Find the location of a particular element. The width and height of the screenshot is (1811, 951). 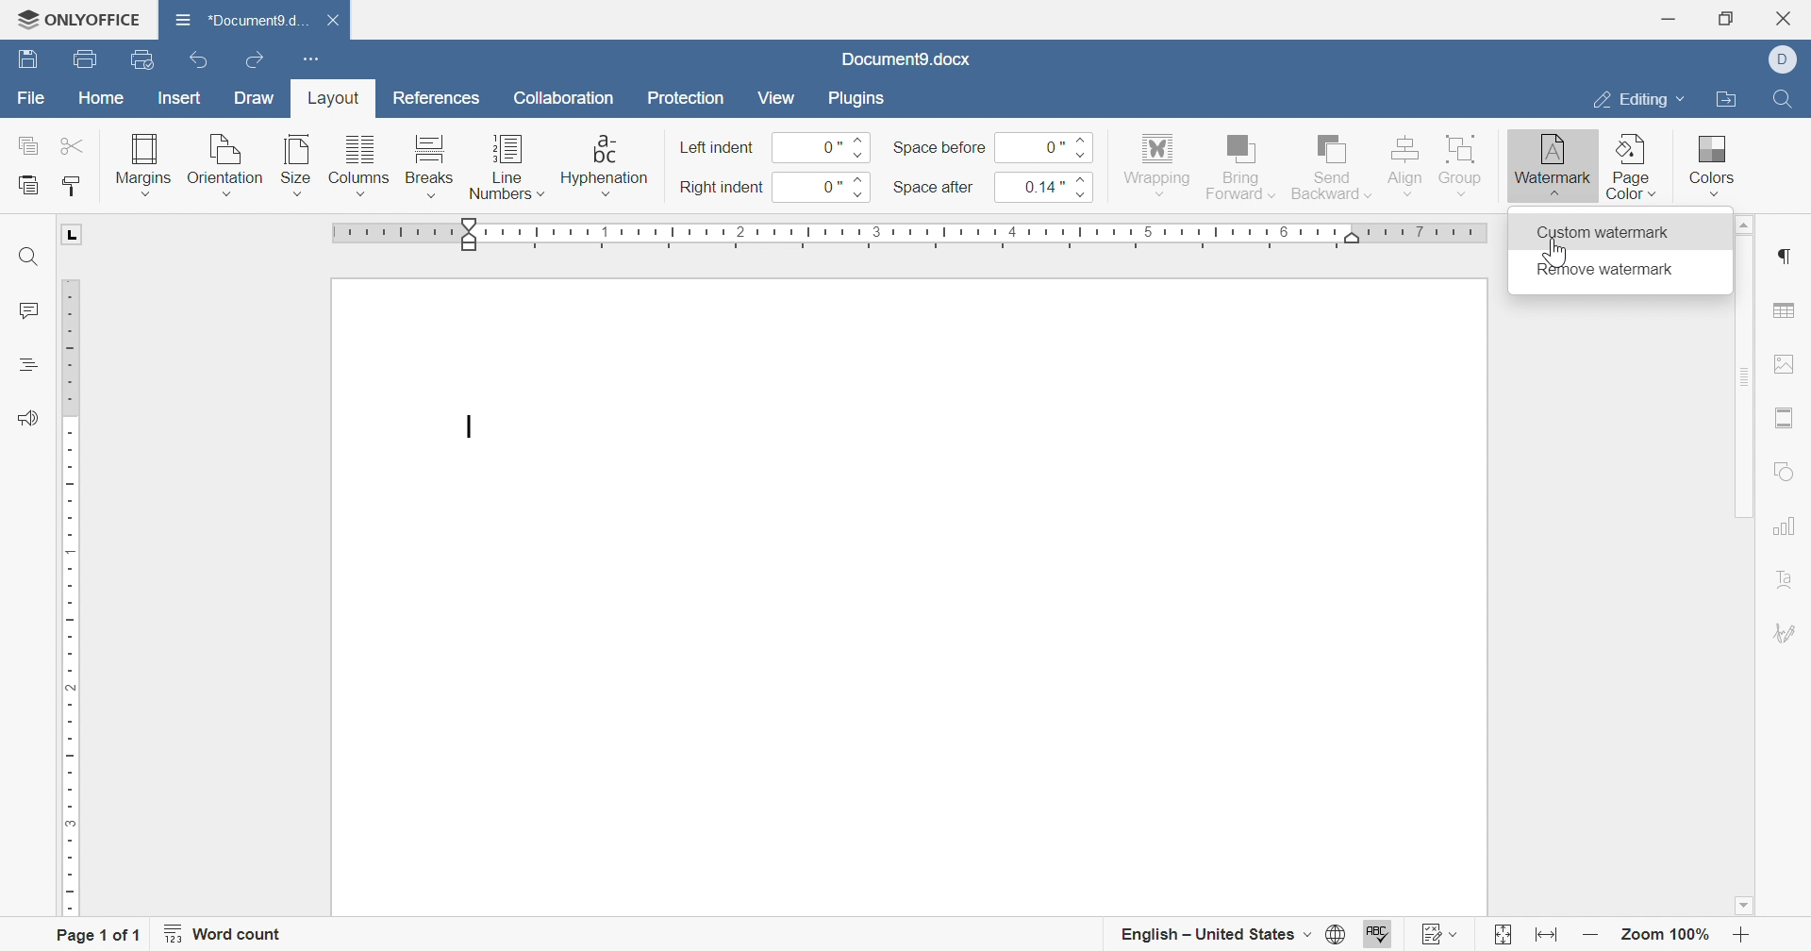

typing cursor is located at coordinates (468, 428).